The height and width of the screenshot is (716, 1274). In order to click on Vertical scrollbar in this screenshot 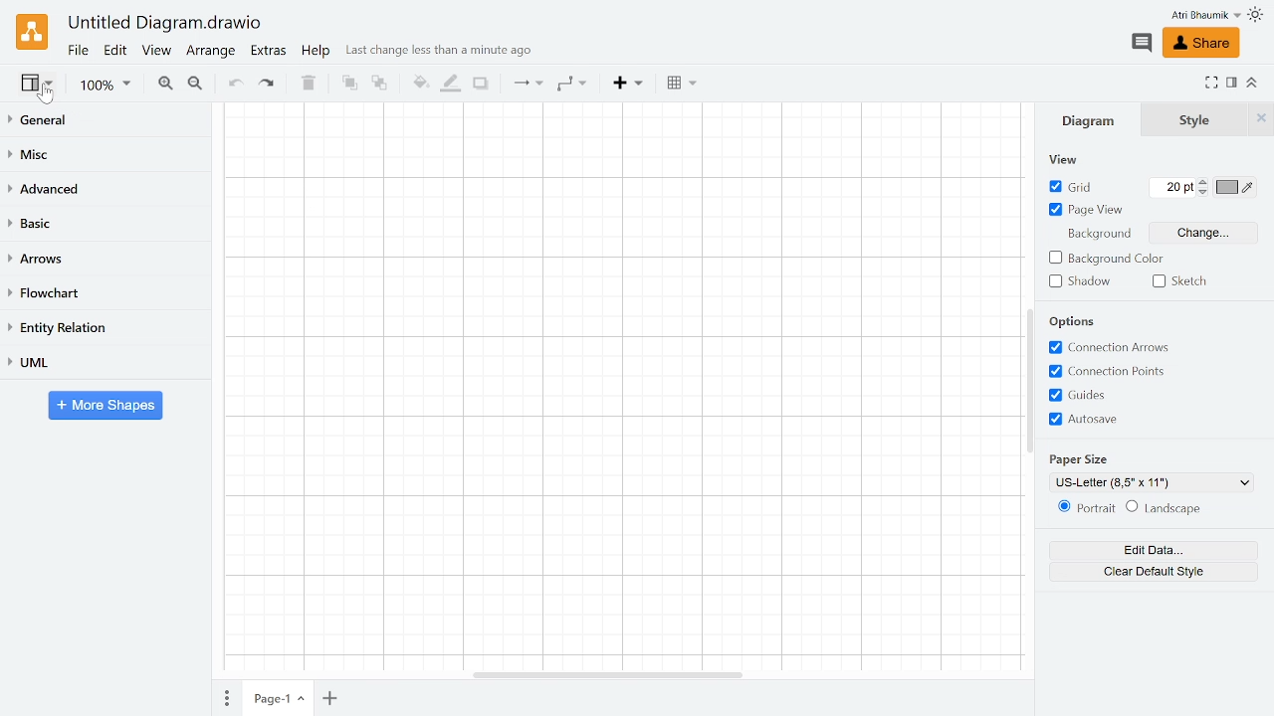, I will do `click(1029, 380)`.